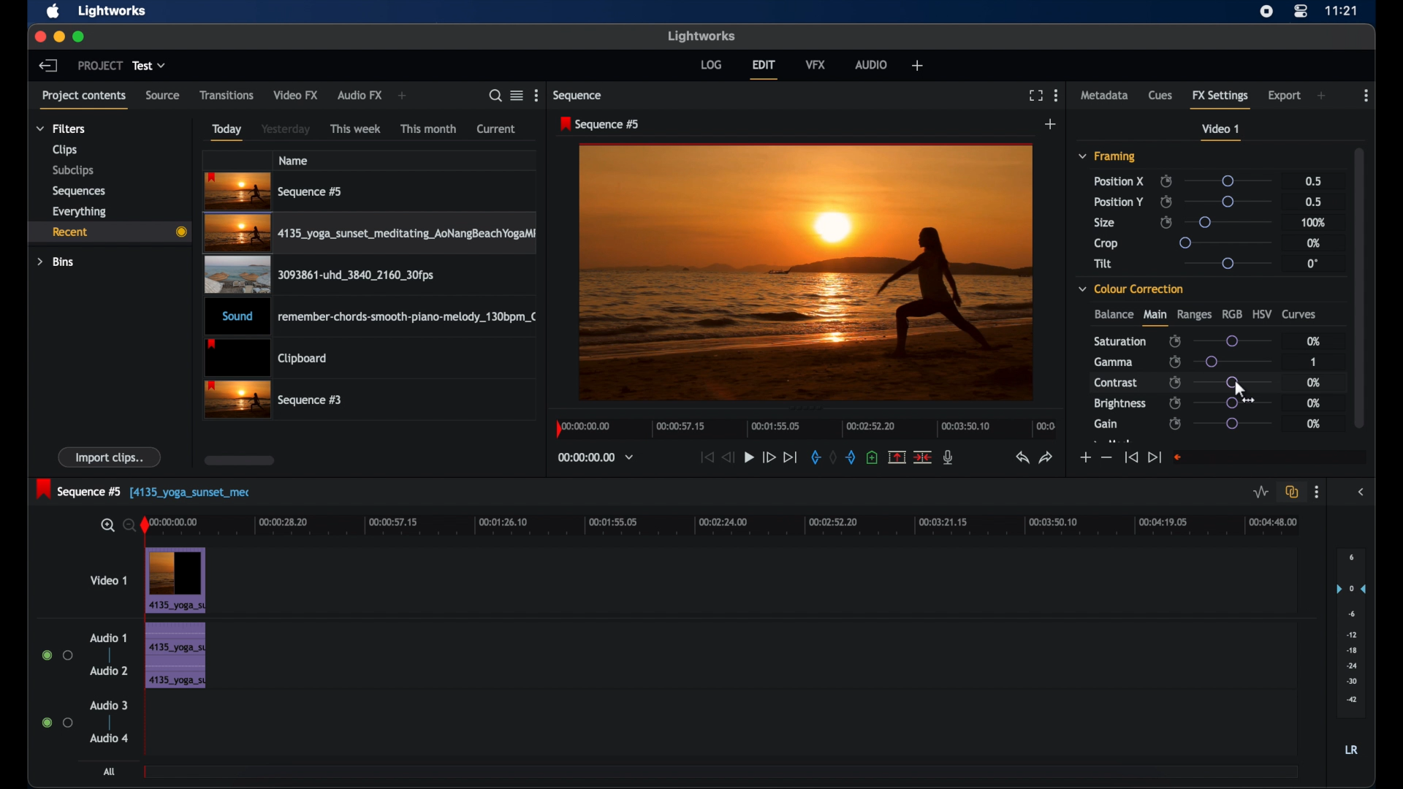 Image resolution: width=1403 pixels, height=789 pixels. I want to click on slider, so click(1231, 221).